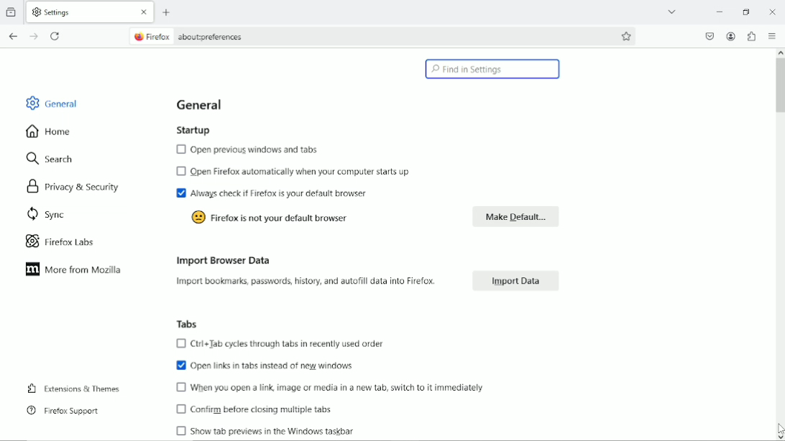  I want to click on Always check if Firefox is your default browser, so click(272, 194).